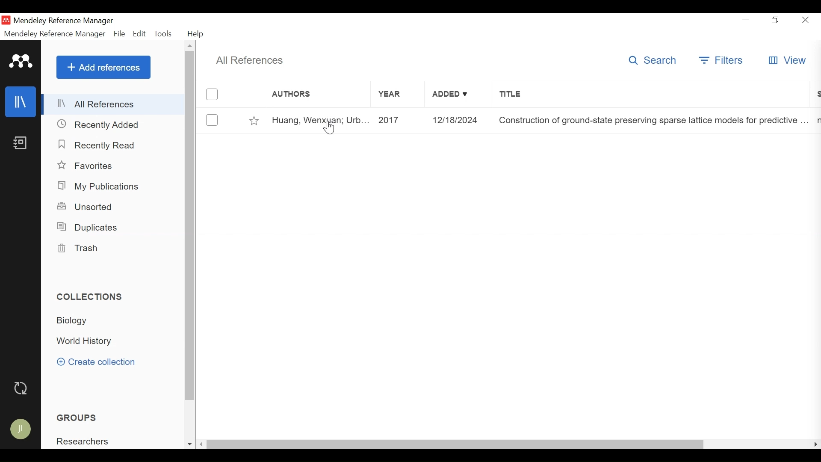 This screenshot has width=821, height=462. What do you see at coordinates (20, 429) in the screenshot?
I see `Avatar` at bounding box center [20, 429].